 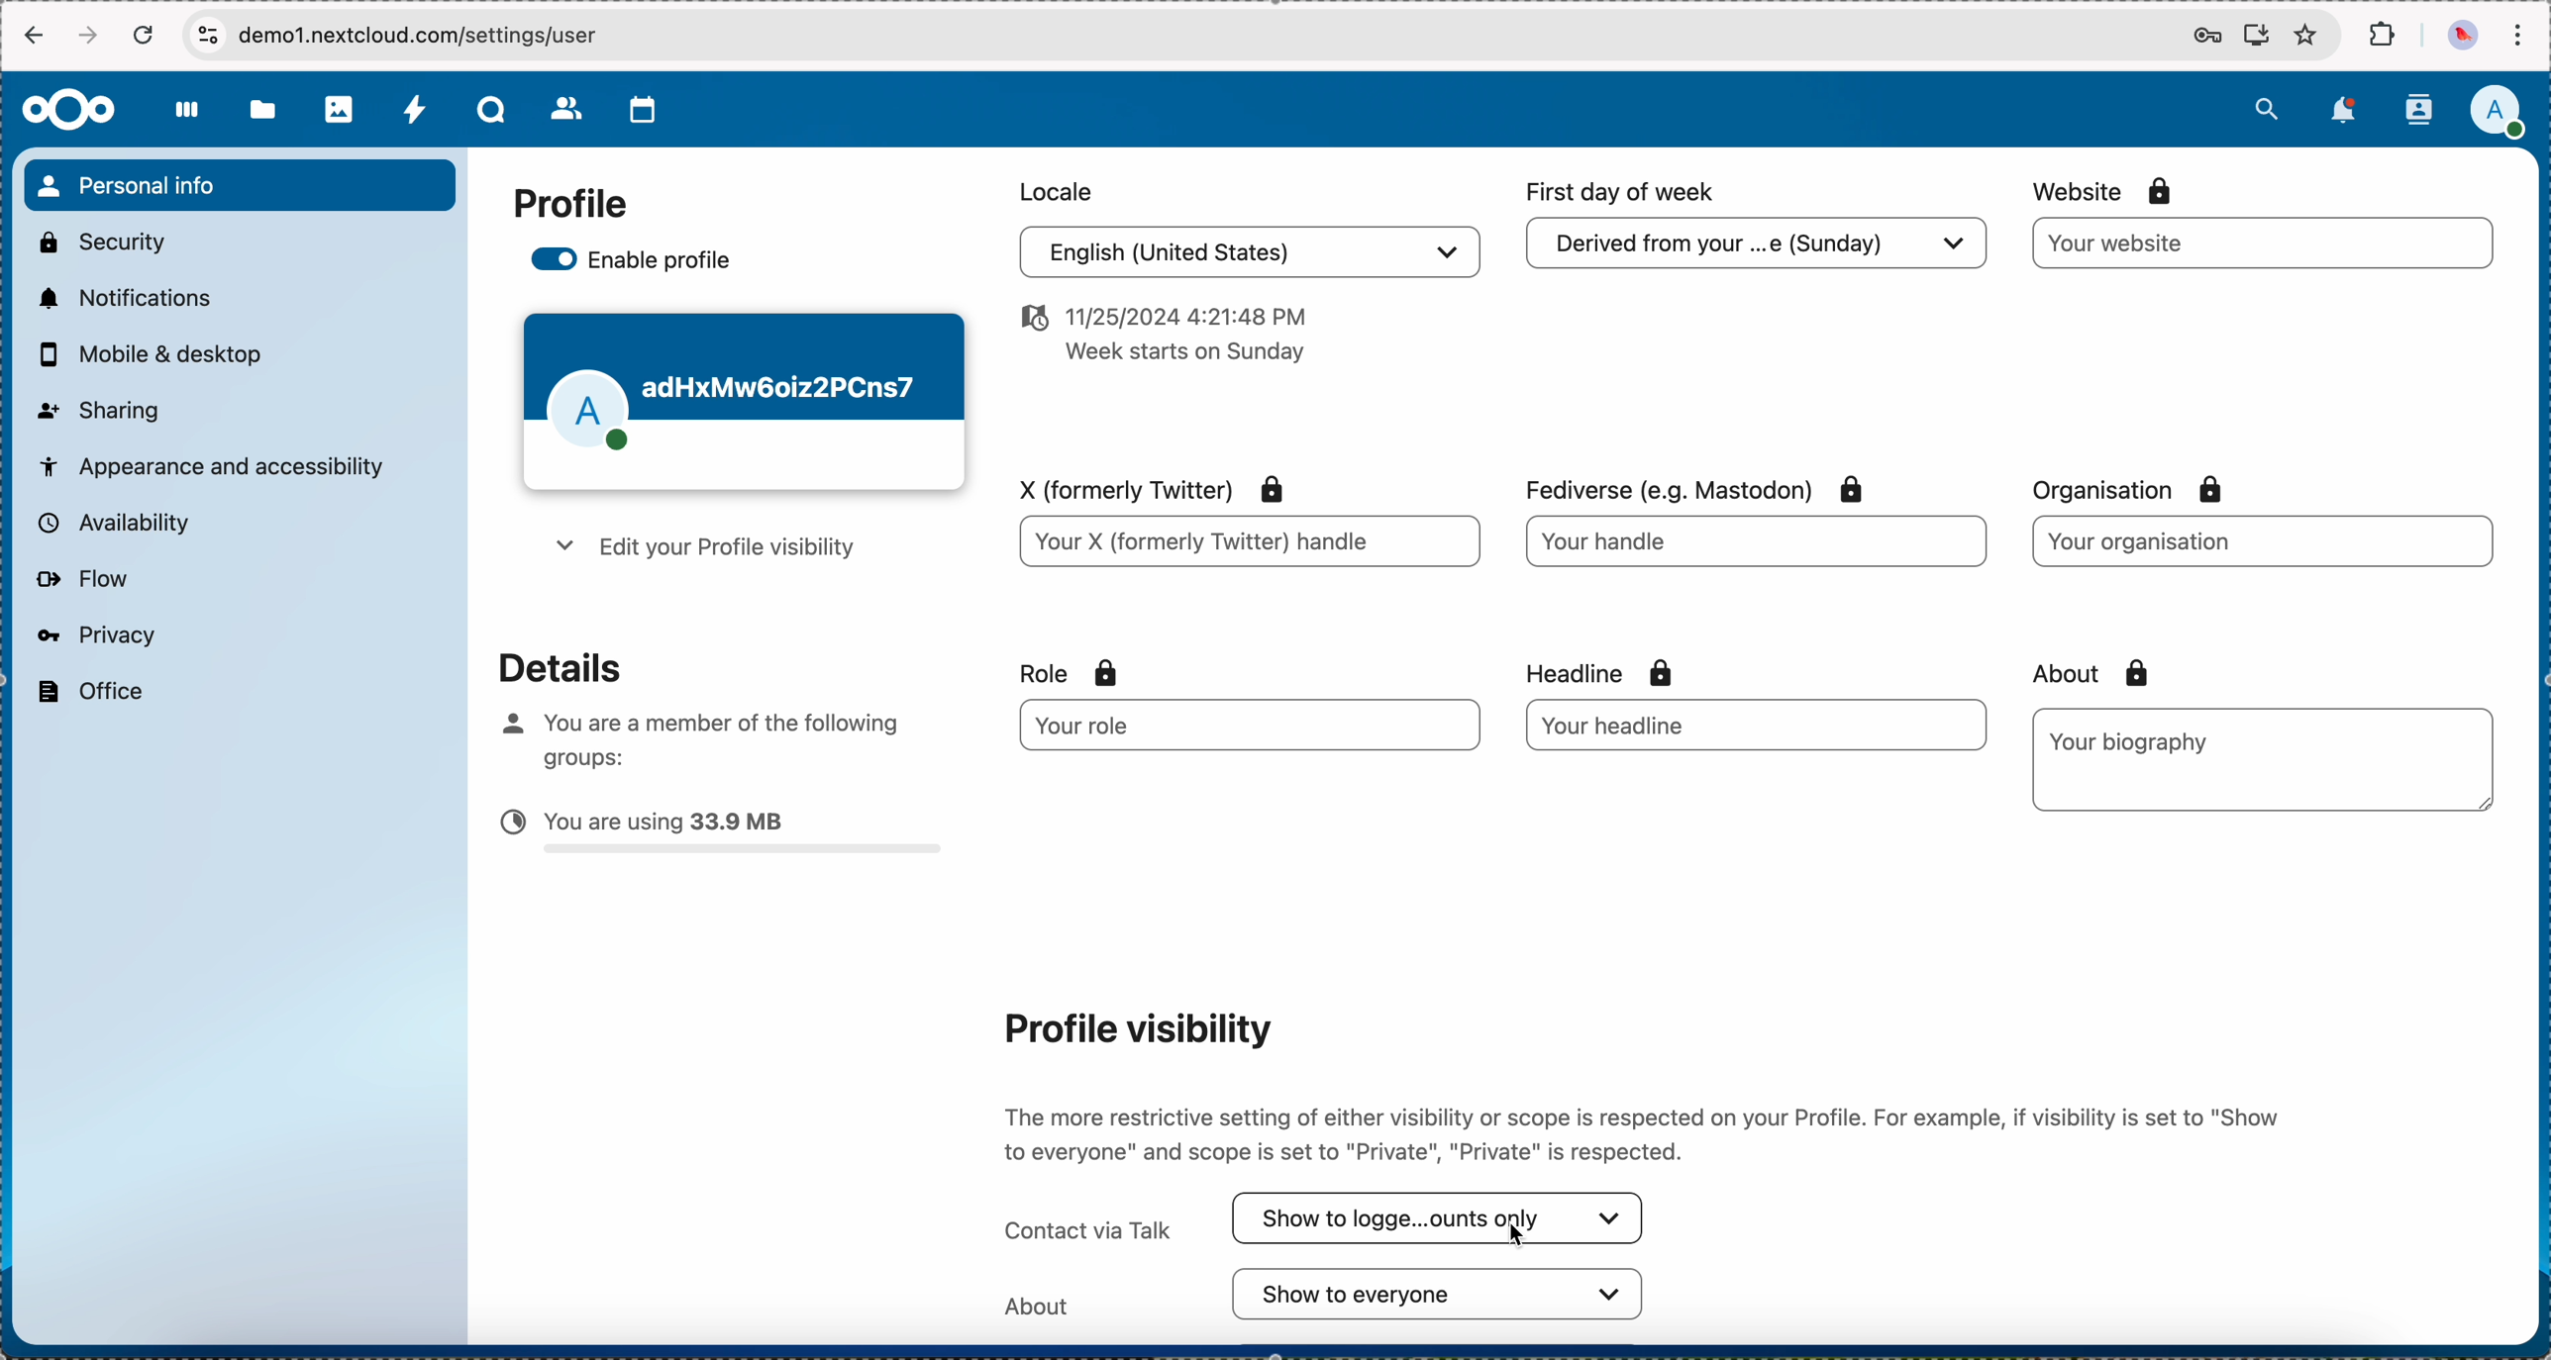 I want to click on locale, so click(x=1052, y=189).